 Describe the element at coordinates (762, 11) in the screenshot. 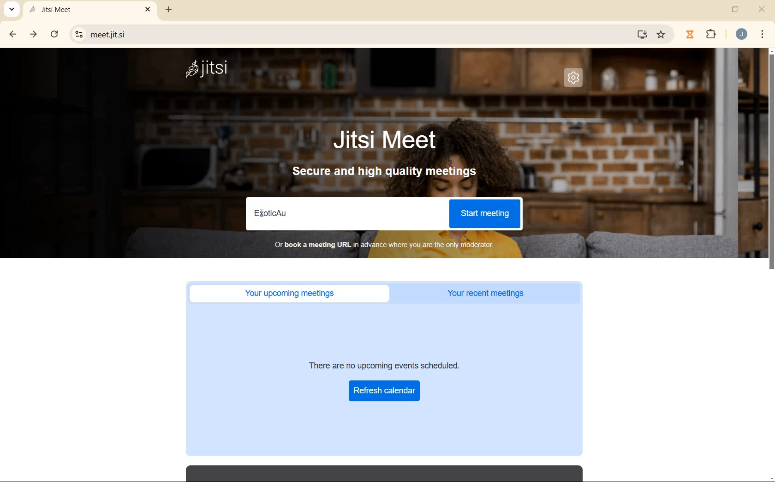

I see `close` at that location.